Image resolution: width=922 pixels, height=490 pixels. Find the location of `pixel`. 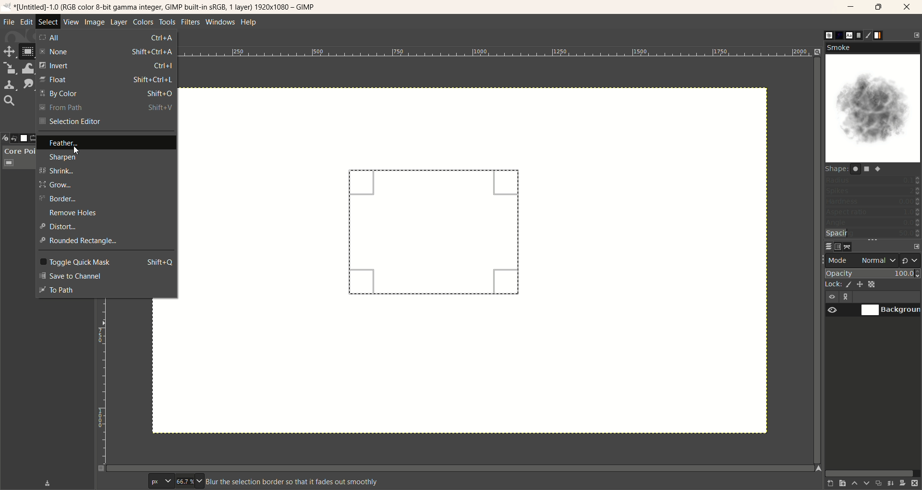

pixel is located at coordinates (162, 481).